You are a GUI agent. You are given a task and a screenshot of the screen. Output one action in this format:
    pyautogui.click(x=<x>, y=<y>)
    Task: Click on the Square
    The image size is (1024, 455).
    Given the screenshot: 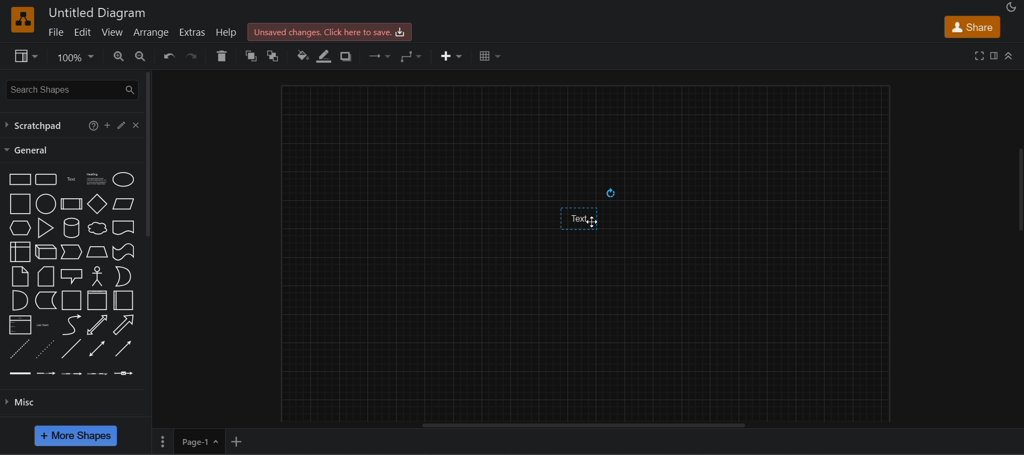 What is the action you would take?
    pyautogui.click(x=20, y=204)
    